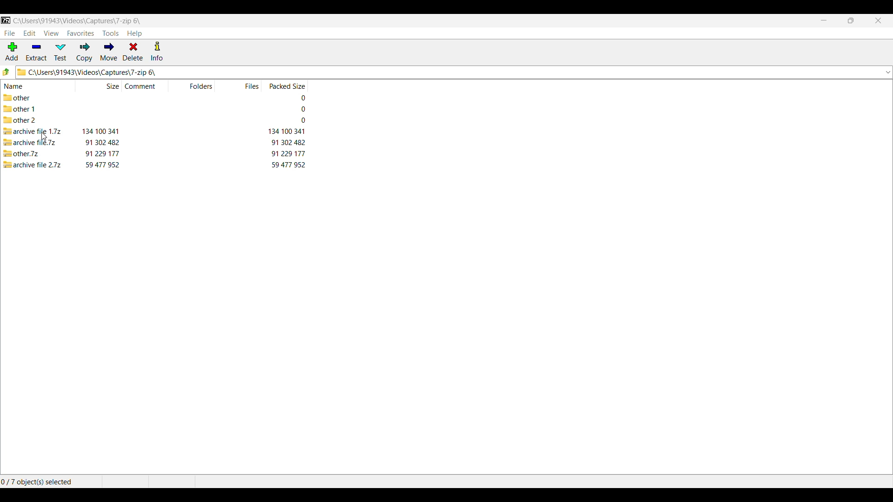  I want to click on Test, so click(60, 52).